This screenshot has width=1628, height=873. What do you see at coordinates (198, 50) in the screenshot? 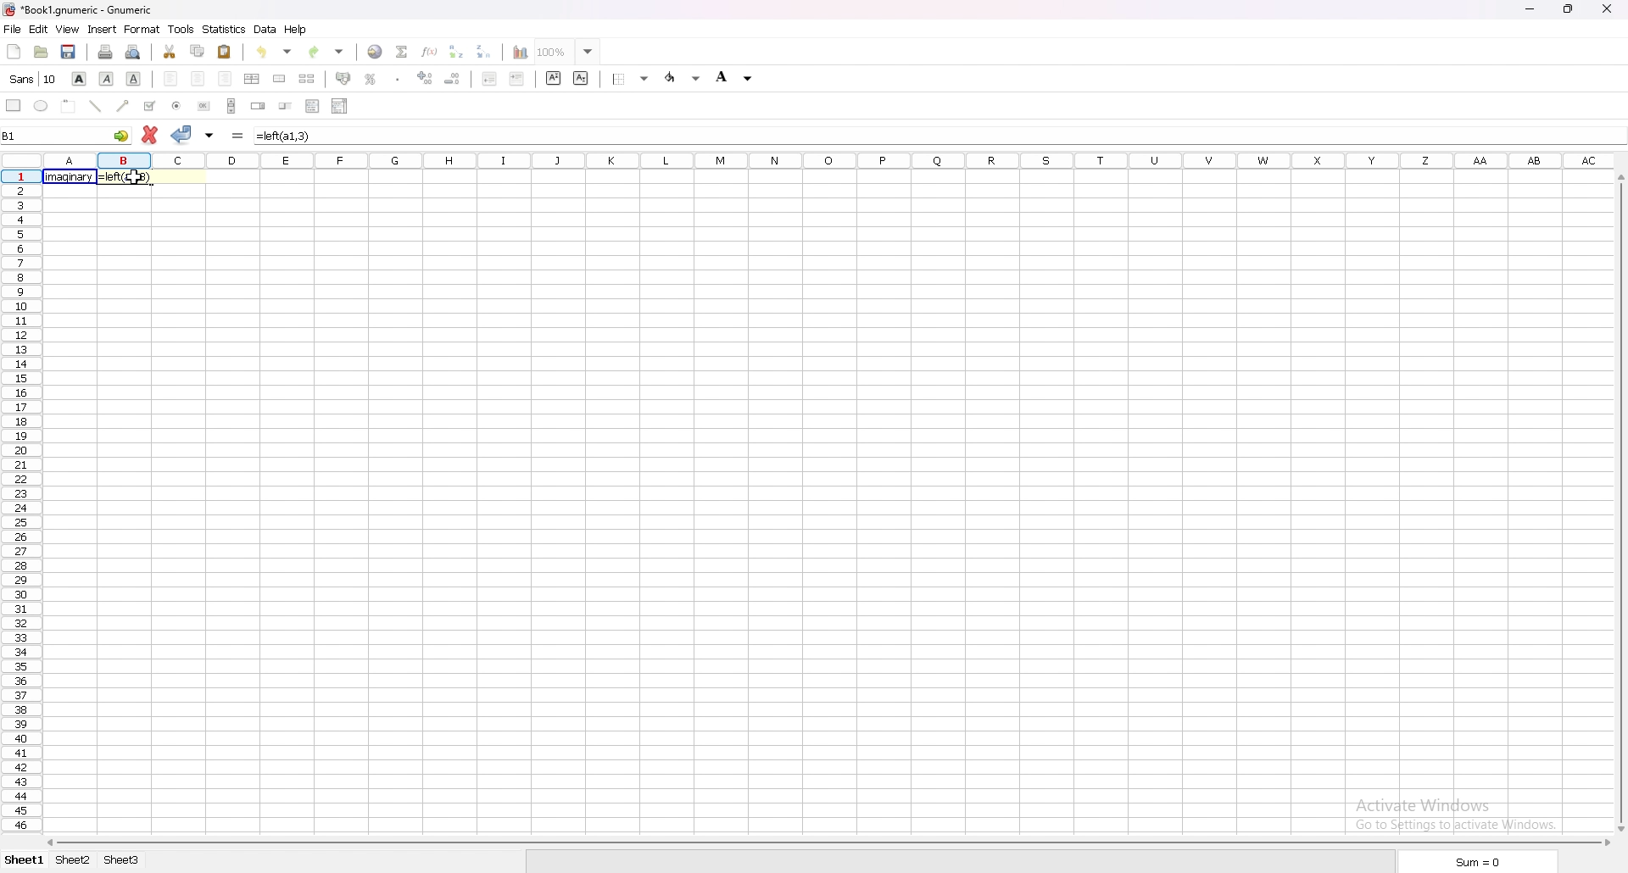
I see `copy` at bounding box center [198, 50].